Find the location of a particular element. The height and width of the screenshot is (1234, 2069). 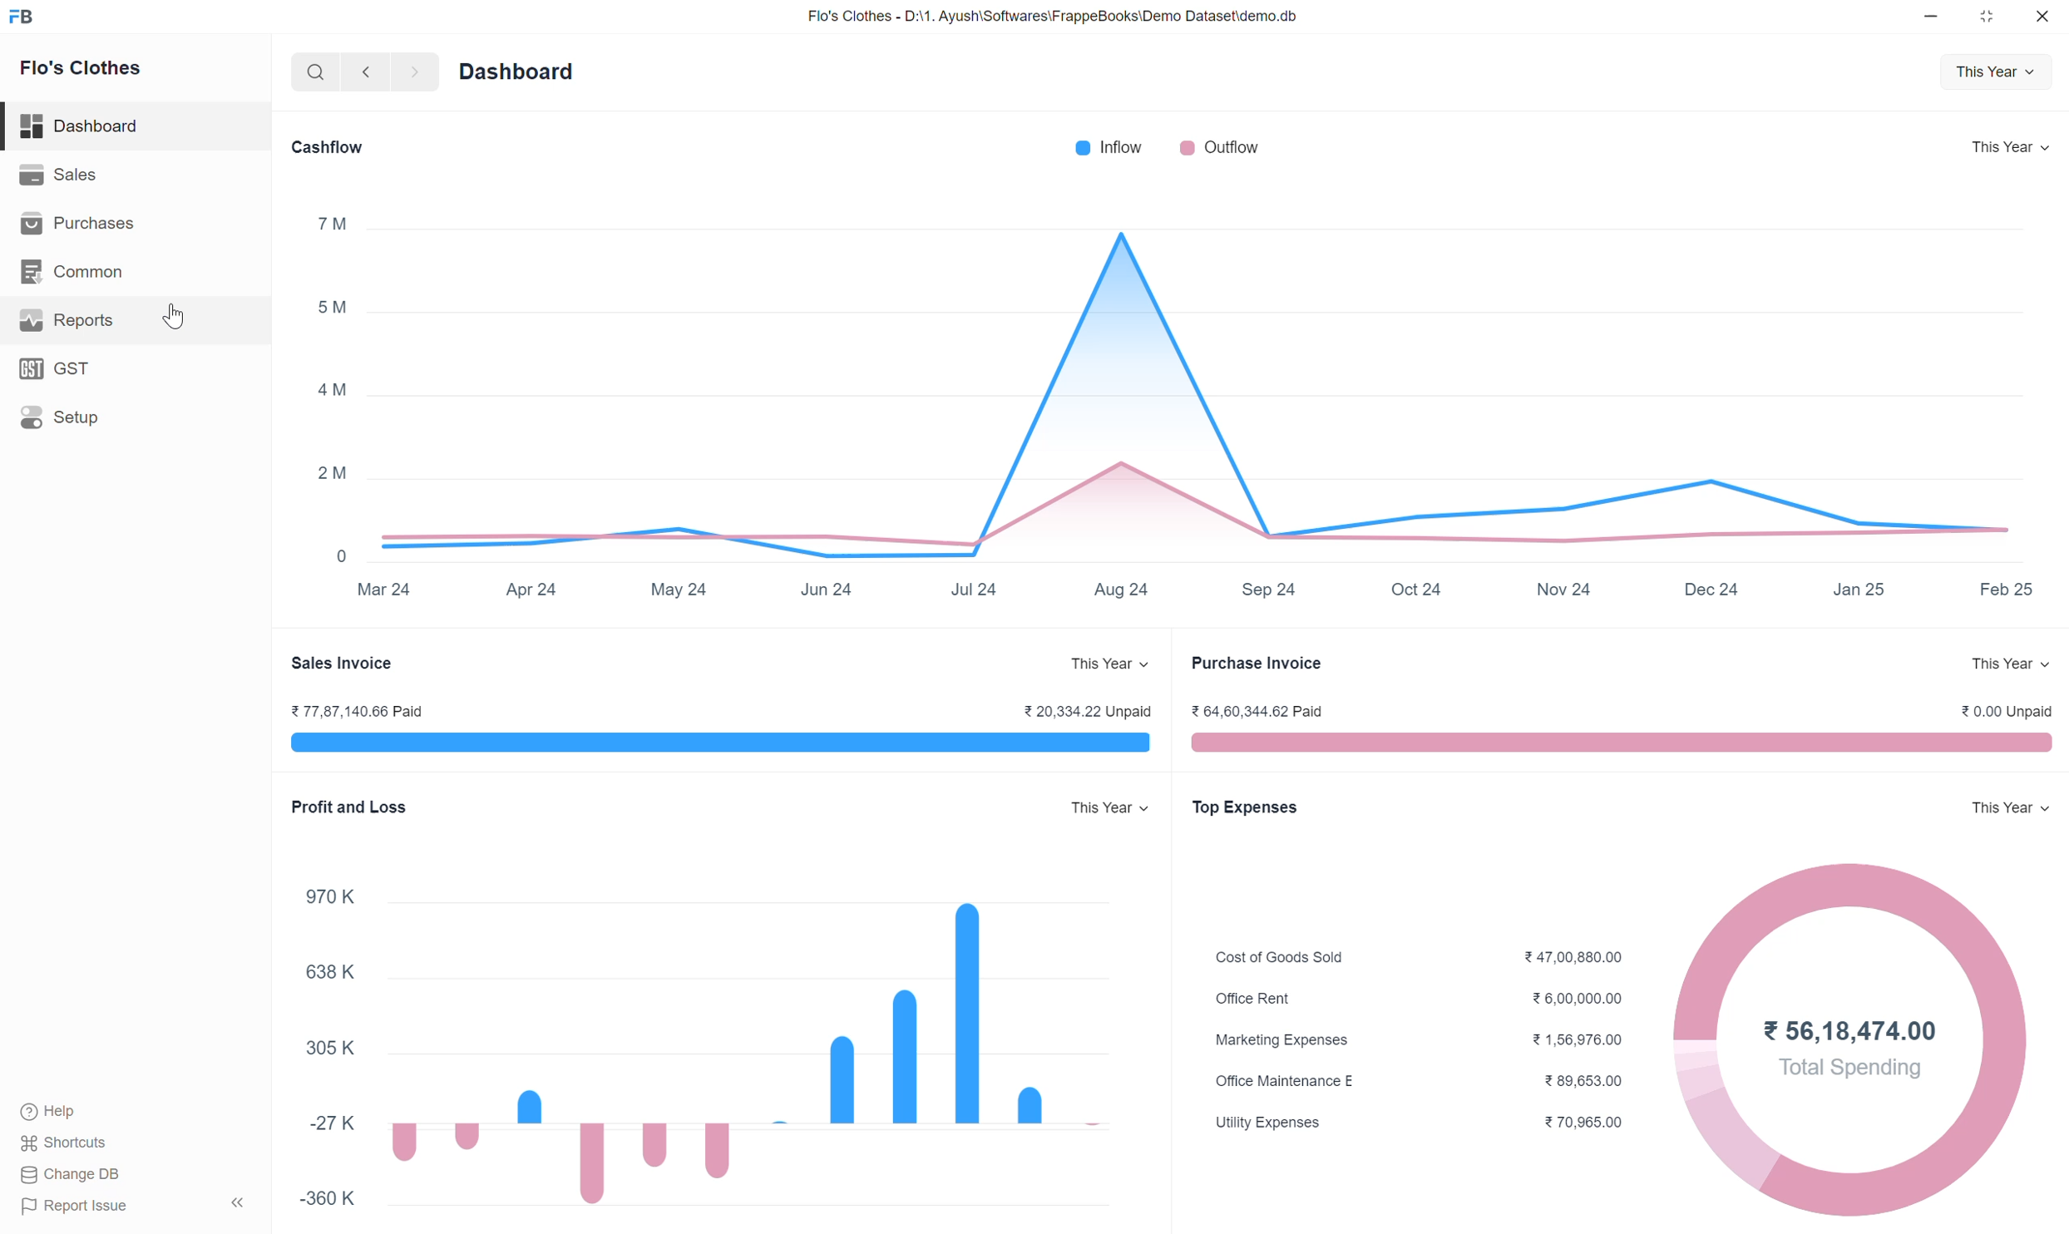

purchases is located at coordinates (136, 223).